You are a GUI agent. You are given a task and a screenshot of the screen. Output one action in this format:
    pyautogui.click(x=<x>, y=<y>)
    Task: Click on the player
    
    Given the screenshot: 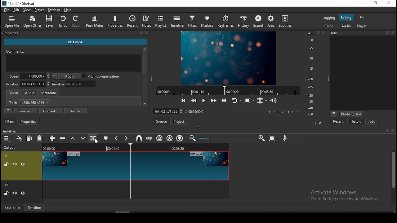 What is the action you would take?
    pyautogui.click(x=41, y=10)
    